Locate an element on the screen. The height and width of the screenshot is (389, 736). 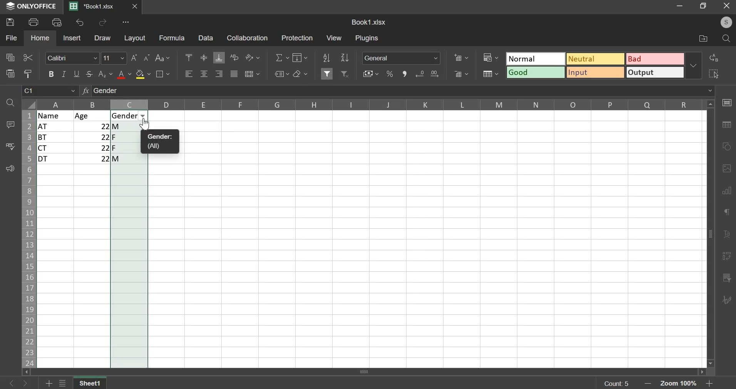
accounting style is located at coordinates (371, 74).